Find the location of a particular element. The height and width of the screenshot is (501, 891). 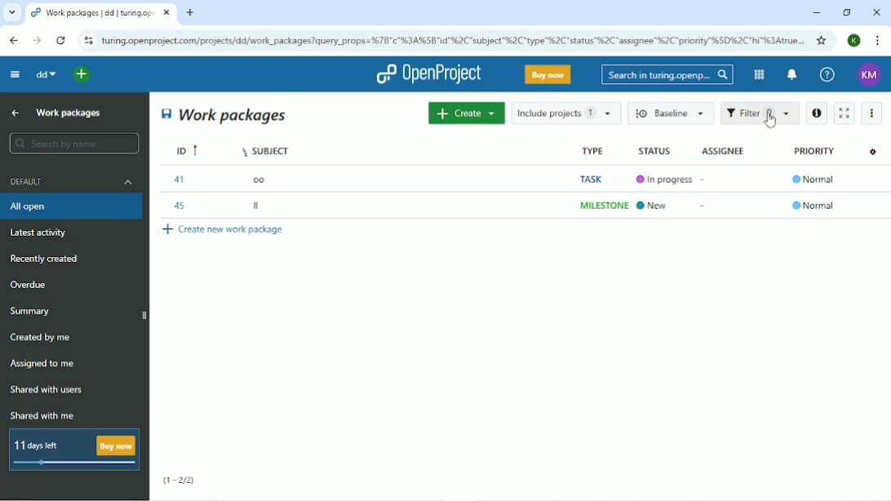

Open details view is located at coordinates (816, 113).